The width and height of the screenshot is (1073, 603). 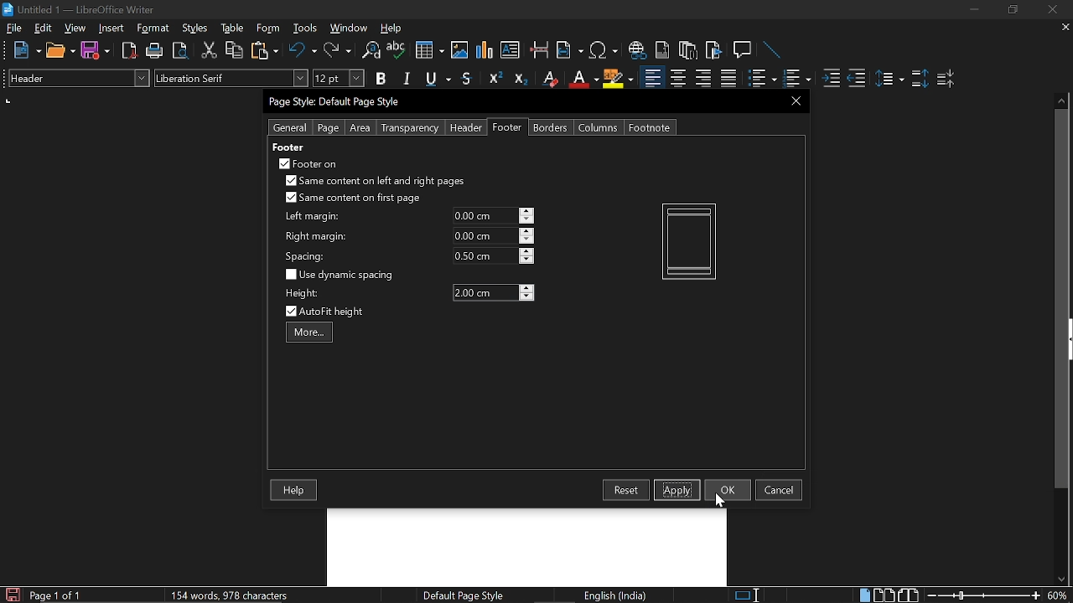 What do you see at coordinates (947, 78) in the screenshot?
I see `decrease paragraph spacing Decrease paragraph spacing` at bounding box center [947, 78].